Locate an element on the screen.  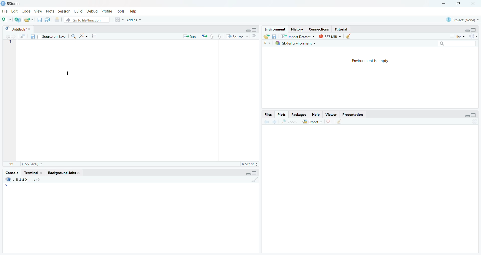
Packages is located at coordinates (300, 115).